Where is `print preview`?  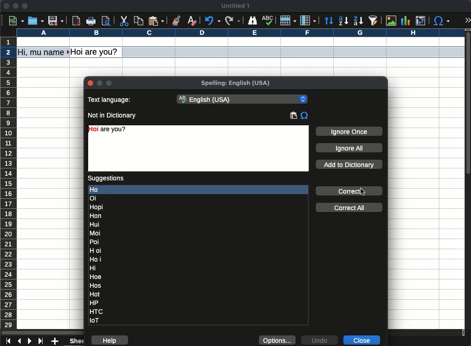
print preview is located at coordinates (107, 21).